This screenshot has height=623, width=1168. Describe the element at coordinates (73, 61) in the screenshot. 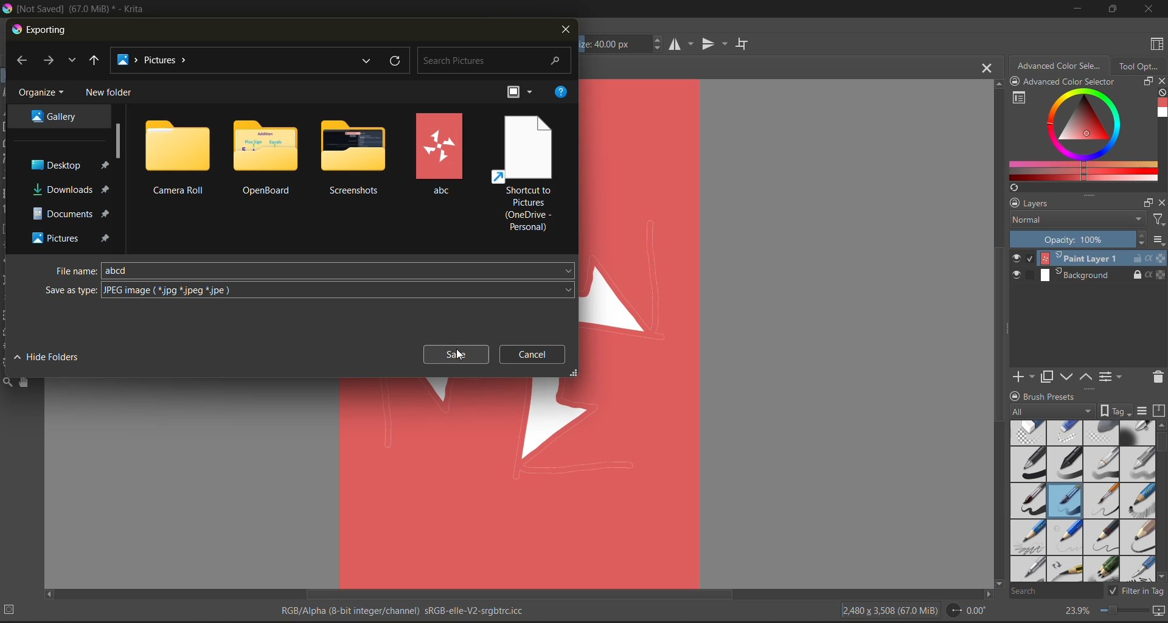

I see `recent ` at that location.